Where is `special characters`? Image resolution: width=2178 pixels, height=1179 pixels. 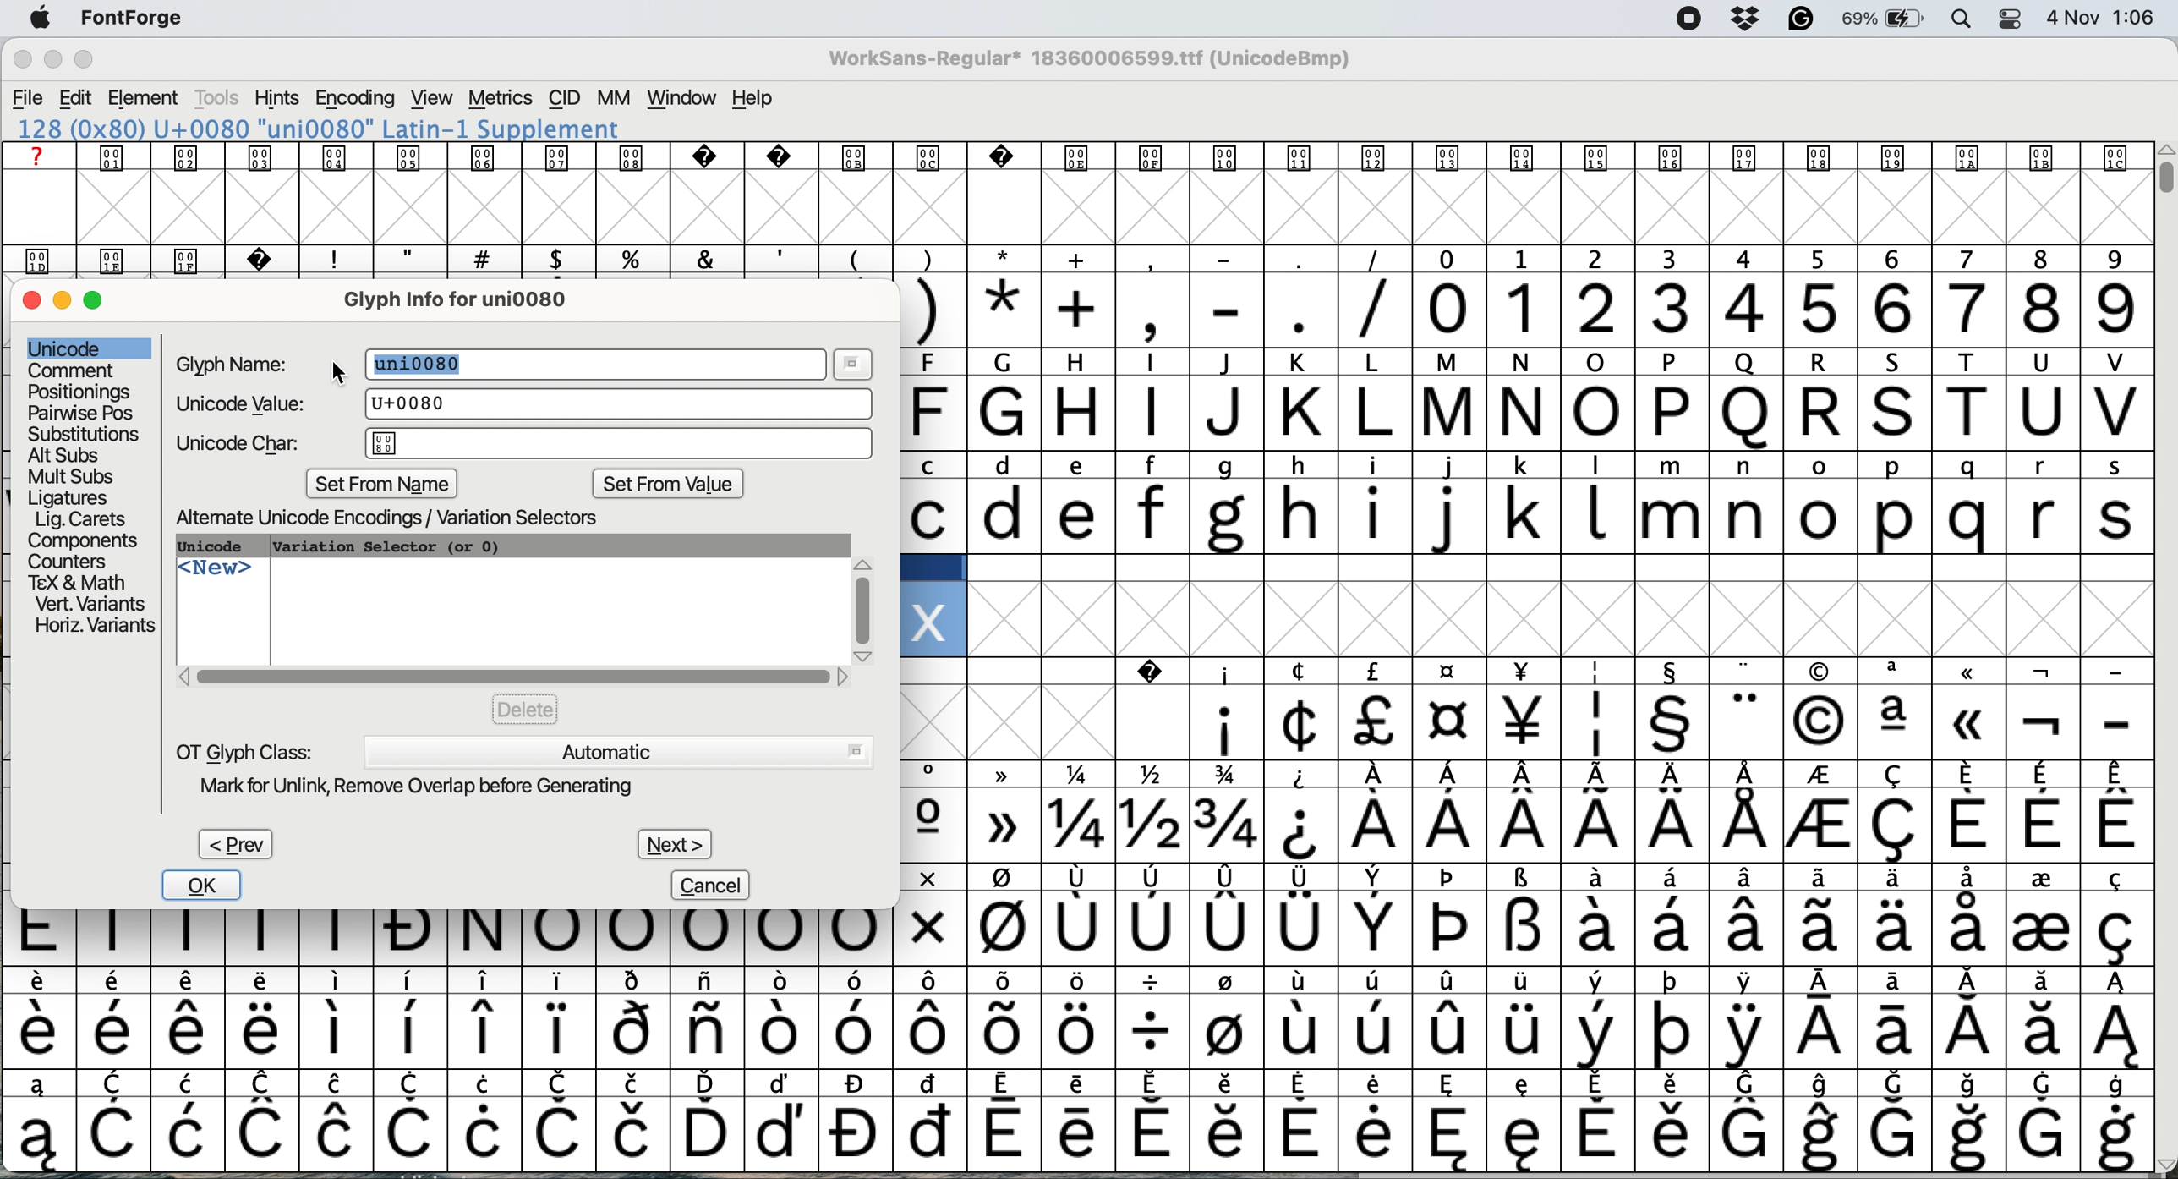
special characters is located at coordinates (1069, 939).